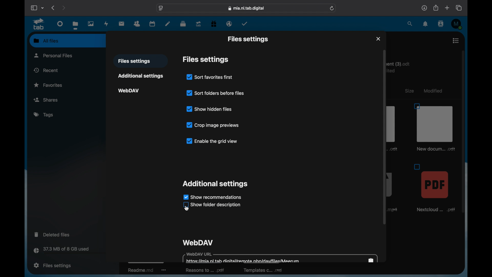  I want to click on shares, so click(67, 99).